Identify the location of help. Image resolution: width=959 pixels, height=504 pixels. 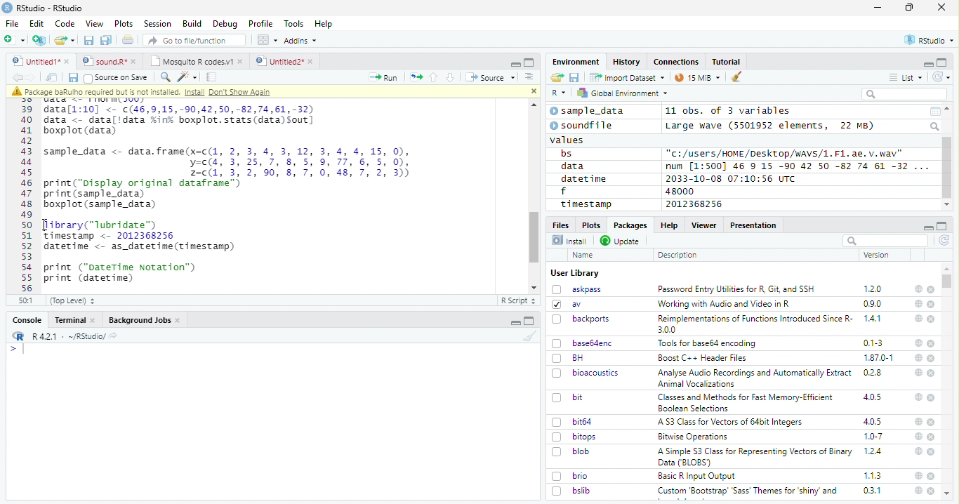
(918, 303).